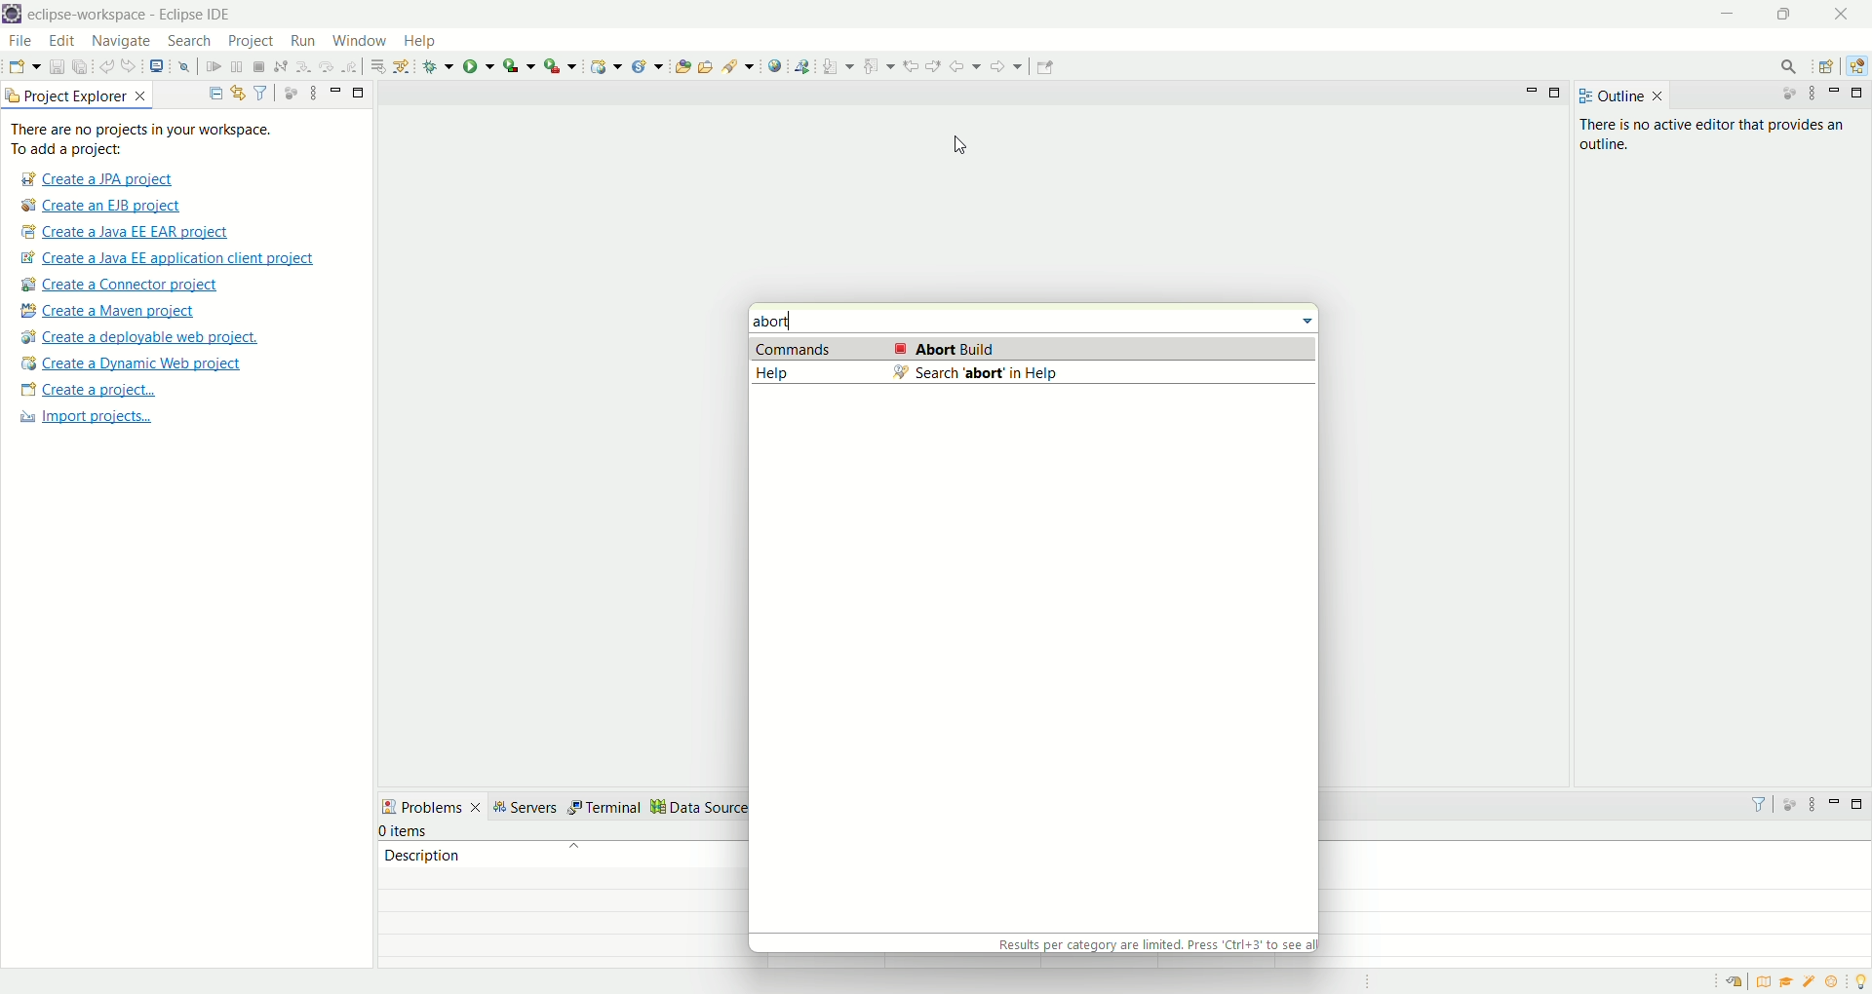 The width and height of the screenshot is (1872, 994). Describe the element at coordinates (729, 808) in the screenshot. I see `data source explorer` at that location.